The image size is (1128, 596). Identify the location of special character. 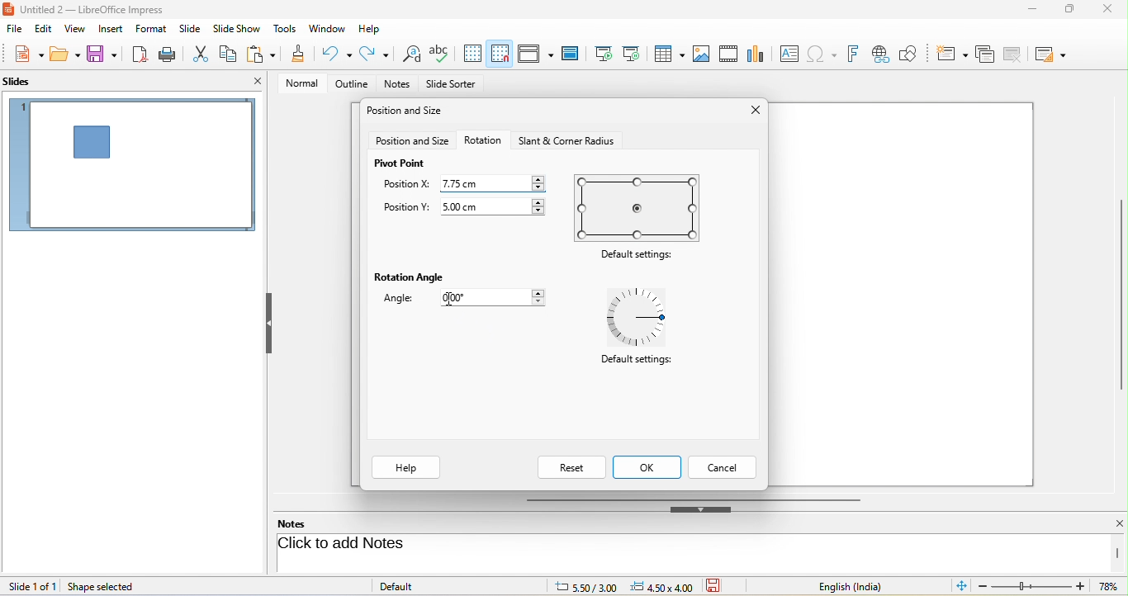
(825, 54).